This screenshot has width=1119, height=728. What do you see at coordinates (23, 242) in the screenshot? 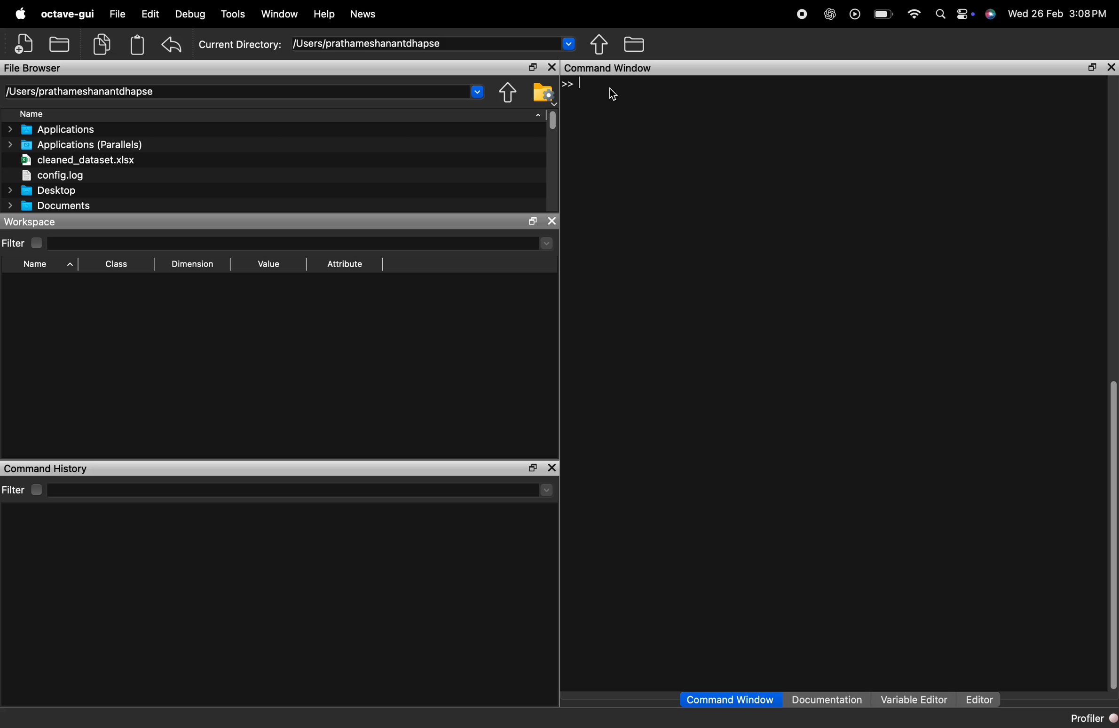
I see `Filter` at bounding box center [23, 242].